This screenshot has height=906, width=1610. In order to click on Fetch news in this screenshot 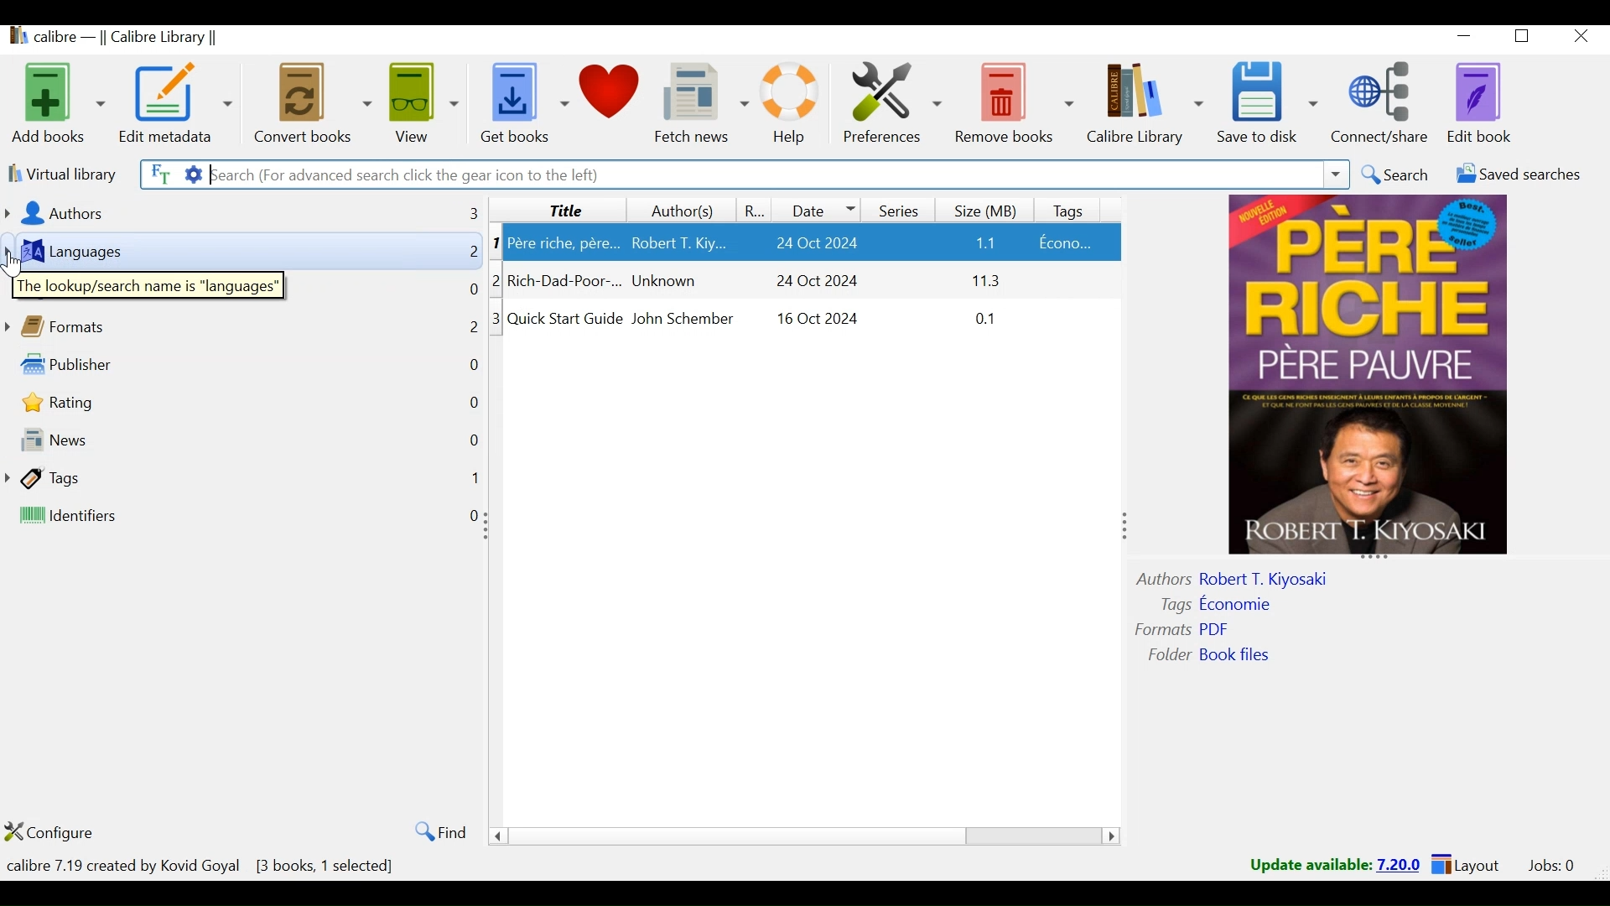, I will do `click(702, 103)`.